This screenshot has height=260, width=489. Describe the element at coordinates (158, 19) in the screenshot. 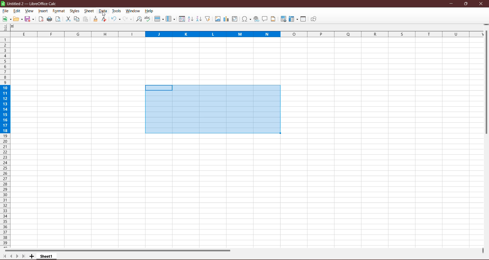

I see `Rows` at that location.